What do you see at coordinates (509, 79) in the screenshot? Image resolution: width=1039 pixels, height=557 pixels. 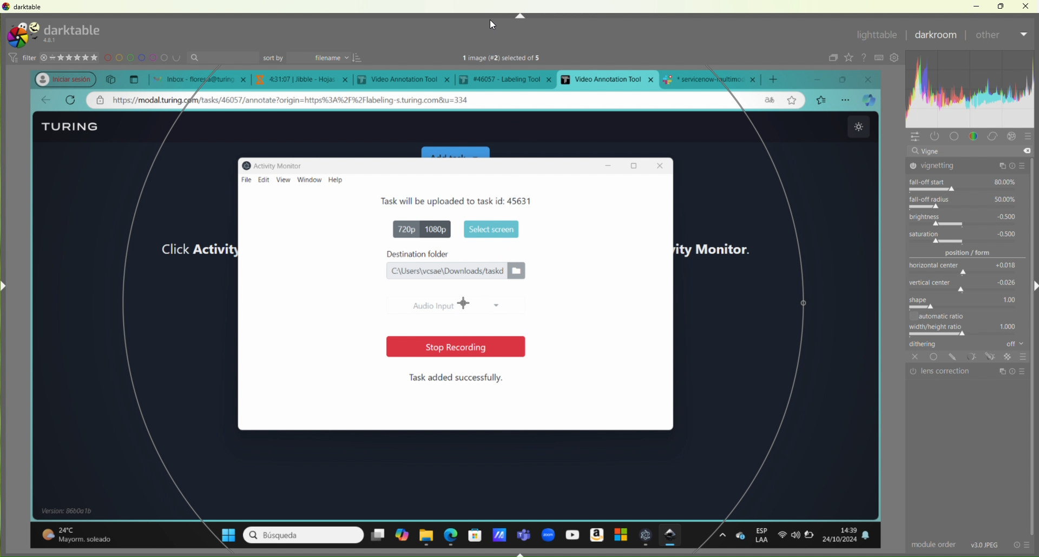 I see `tab` at bounding box center [509, 79].